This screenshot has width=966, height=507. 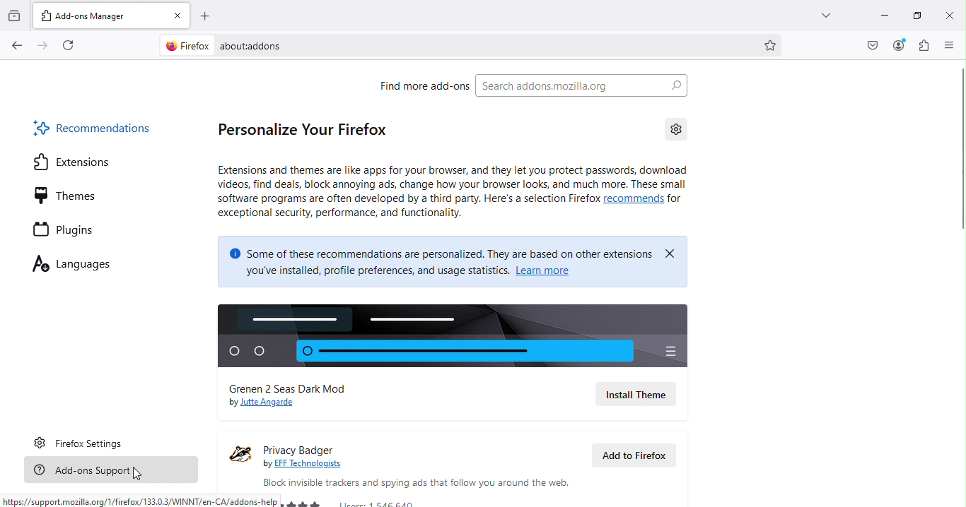 What do you see at coordinates (774, 46) in the screenshot?
I see `Bookmark this page` at bounding box center [774, 46].